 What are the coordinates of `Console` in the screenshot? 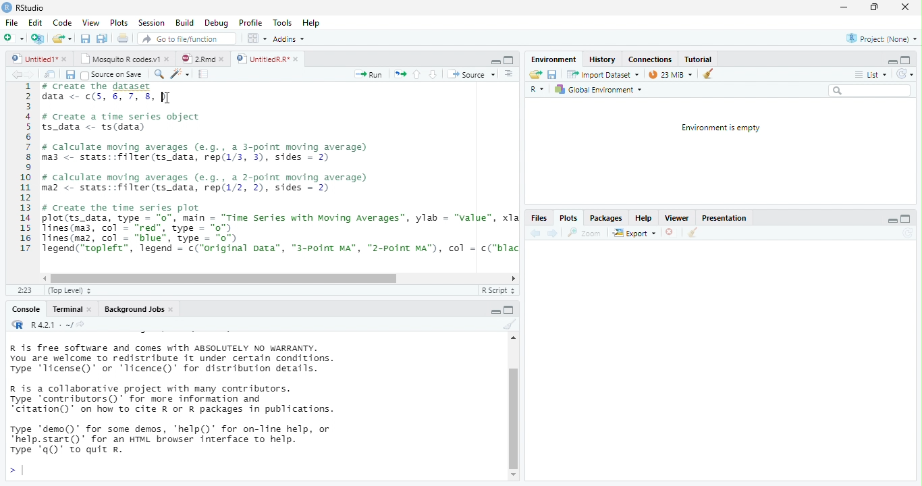 It's located at (25, 310).